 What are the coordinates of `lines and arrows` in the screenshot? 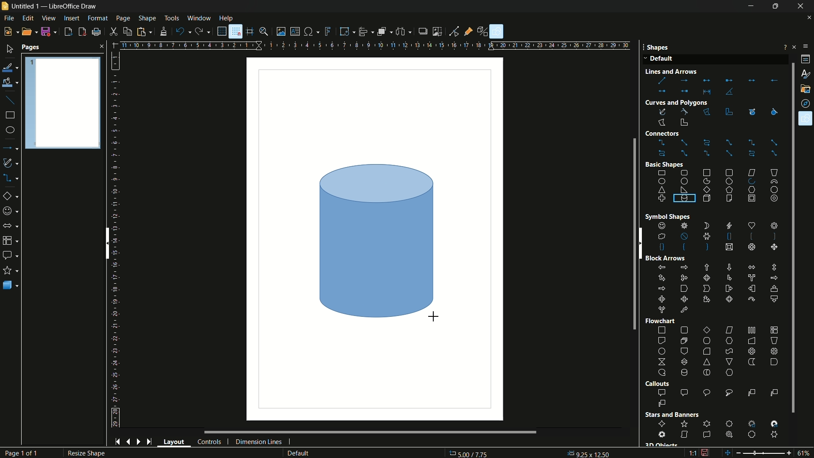 It's located at (11, 148).